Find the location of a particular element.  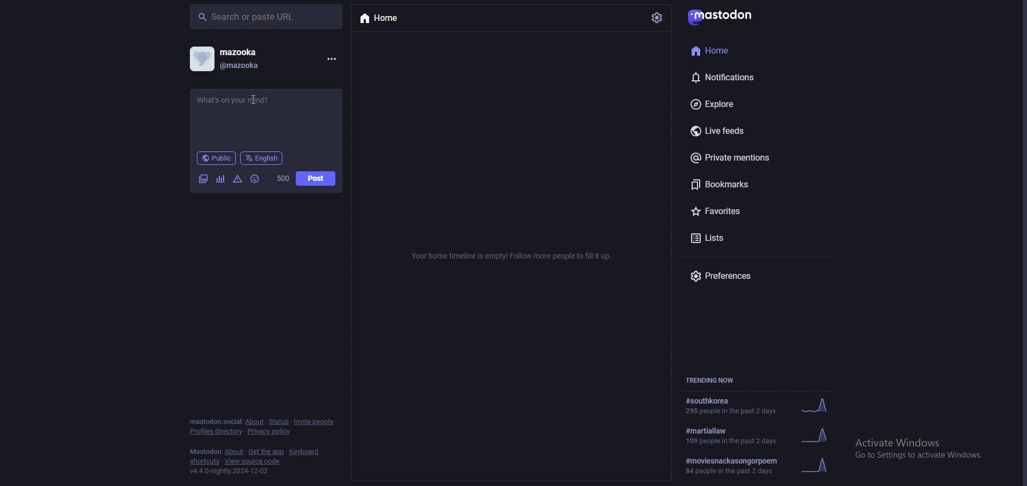

status is located at coordinates (265, 118).